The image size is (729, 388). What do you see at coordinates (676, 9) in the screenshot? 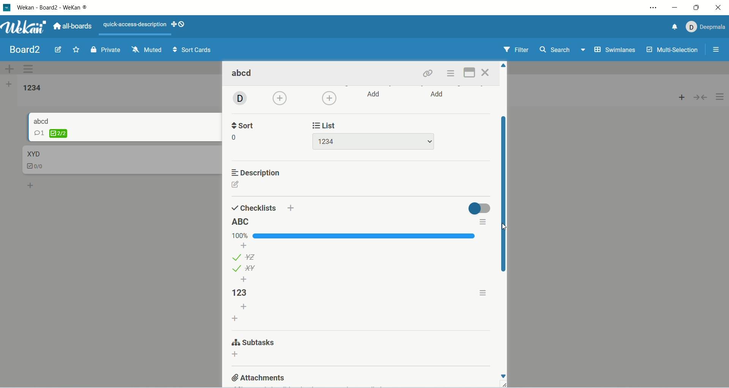
I see `minimize` at bounding box center [676, 9].